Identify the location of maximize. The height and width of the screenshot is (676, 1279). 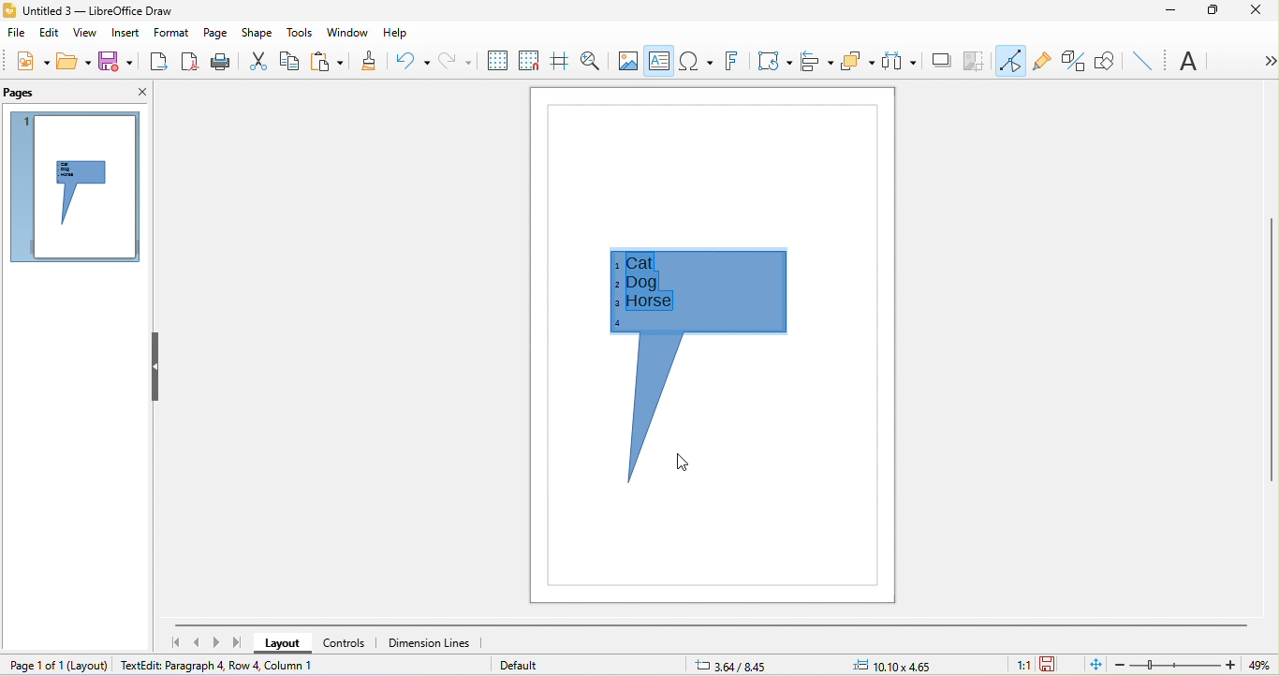
(1213, 11).